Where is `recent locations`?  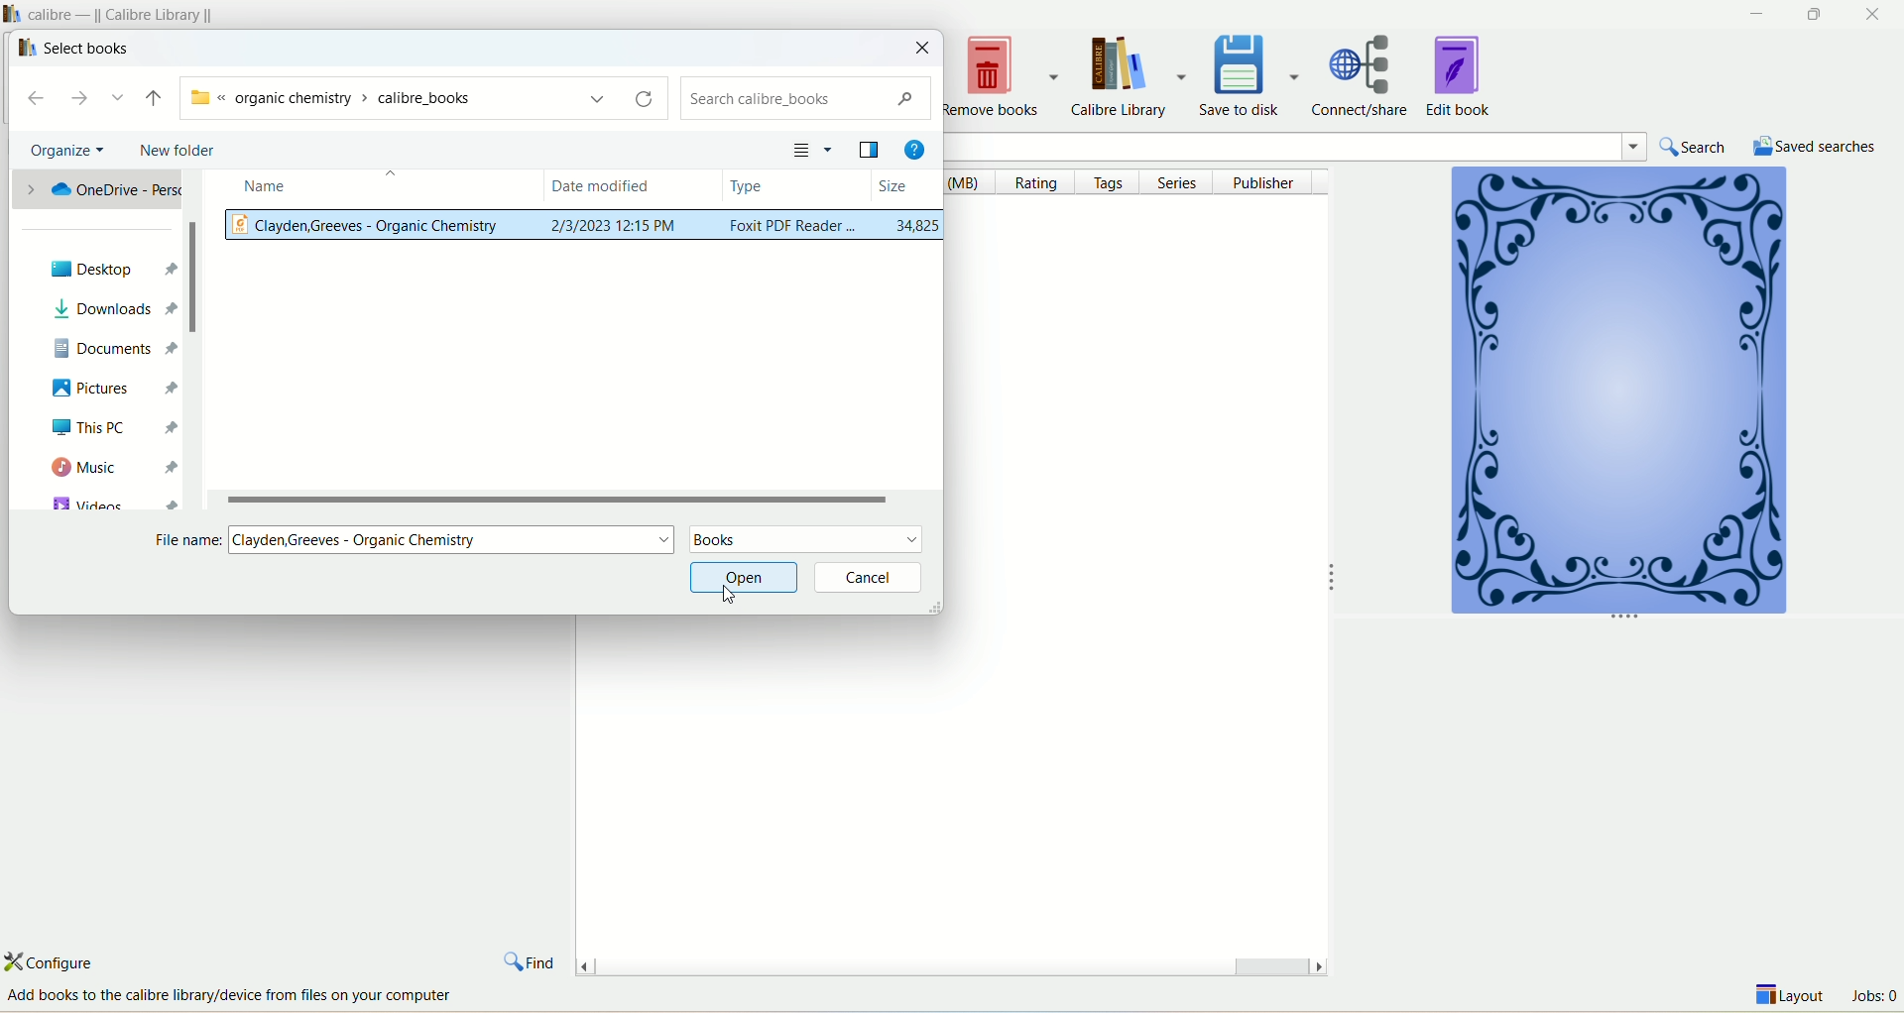 recent locations is located at coordinates (120, 98).